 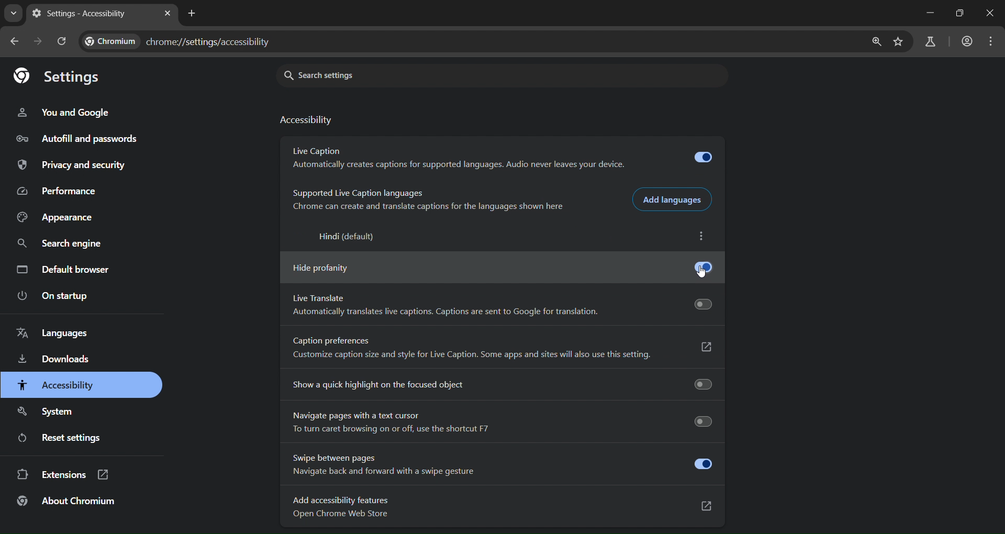 I want to click on default browser, so click(x=67, y=271).